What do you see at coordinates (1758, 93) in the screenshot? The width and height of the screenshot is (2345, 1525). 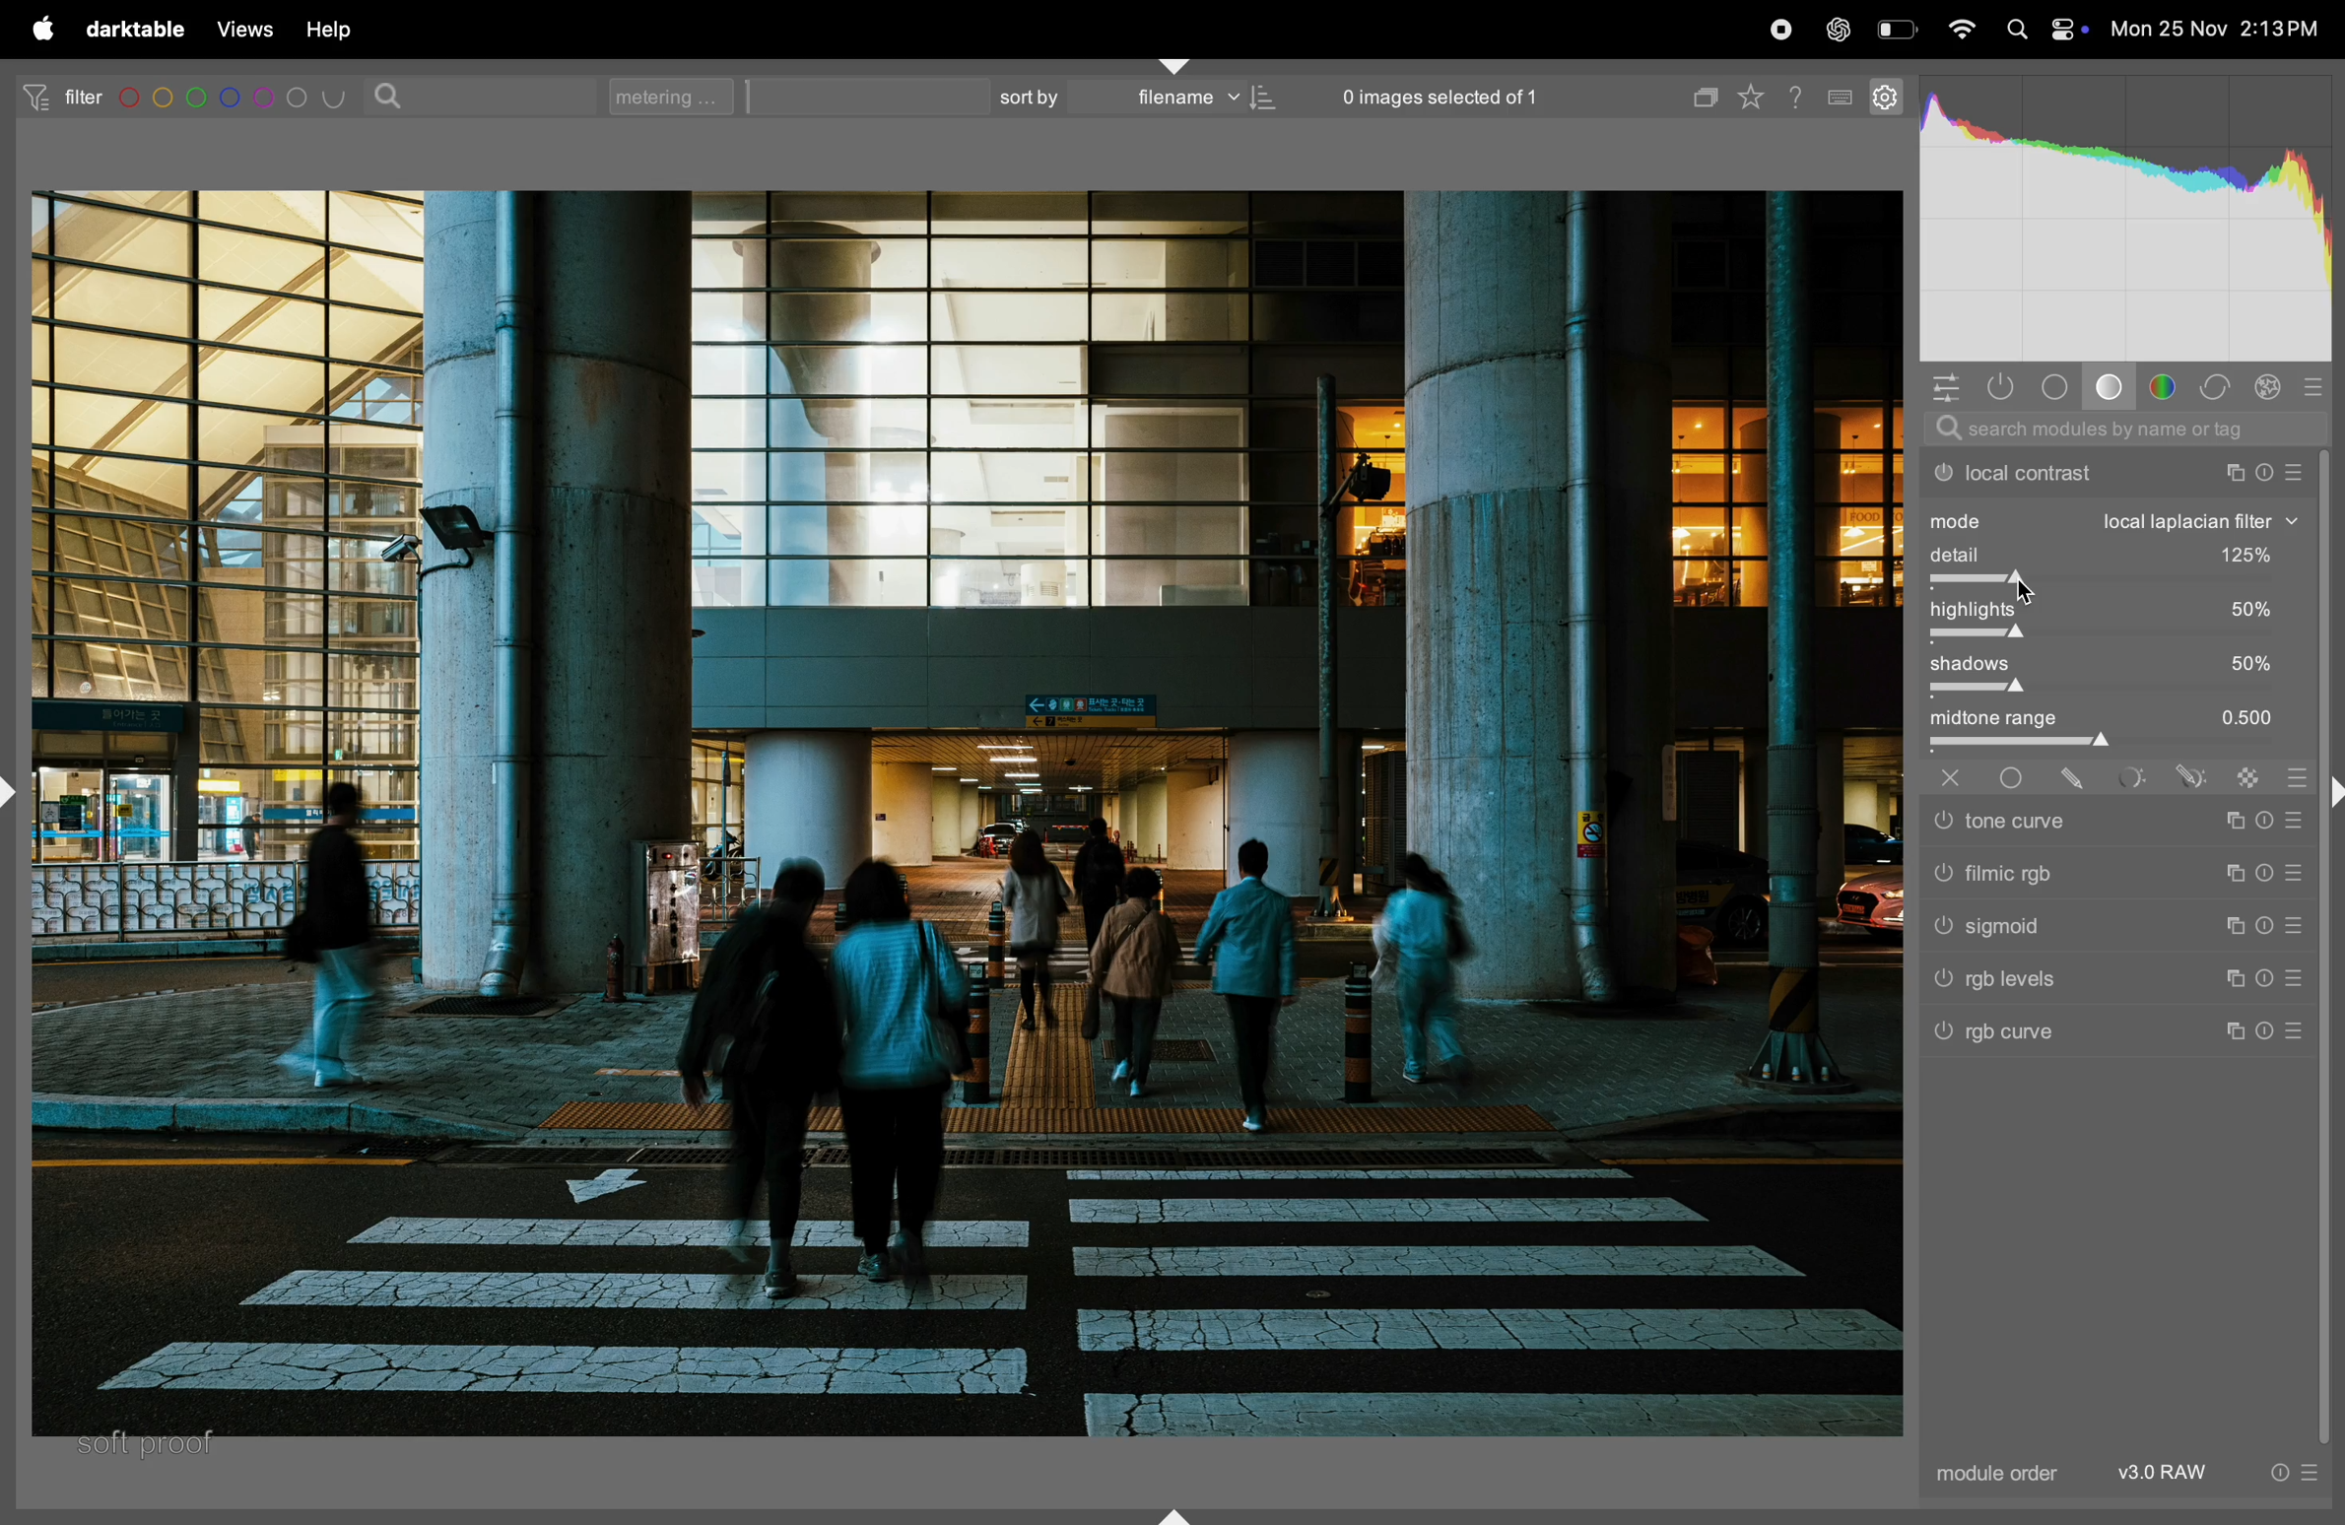 I see `favourites` at bounding box center [1758, 93].